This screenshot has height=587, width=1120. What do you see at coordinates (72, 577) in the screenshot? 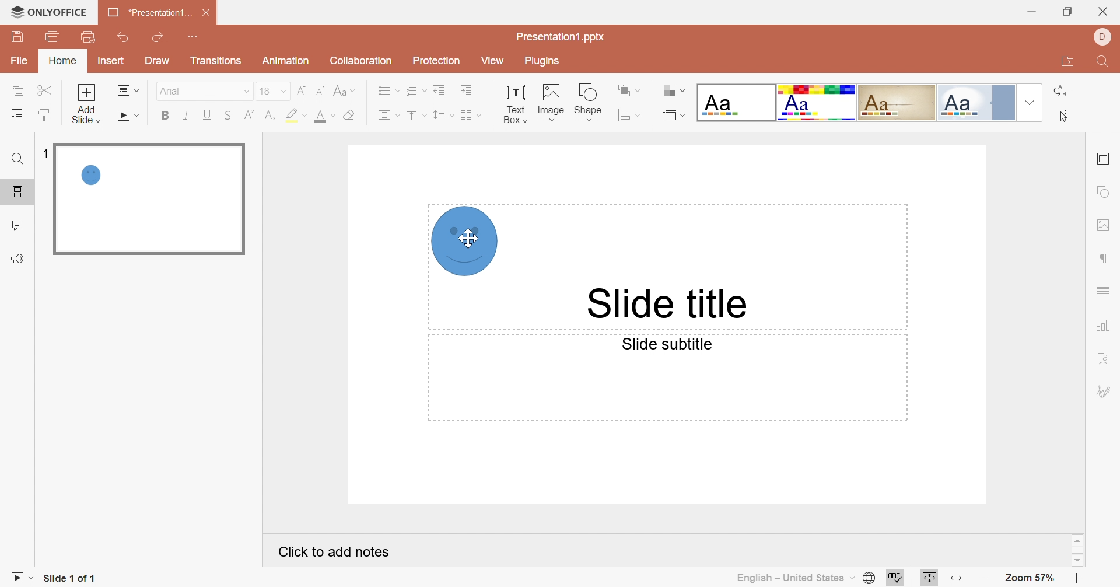
I see `Slide 1 of 1` at bounding box center [72, 577].